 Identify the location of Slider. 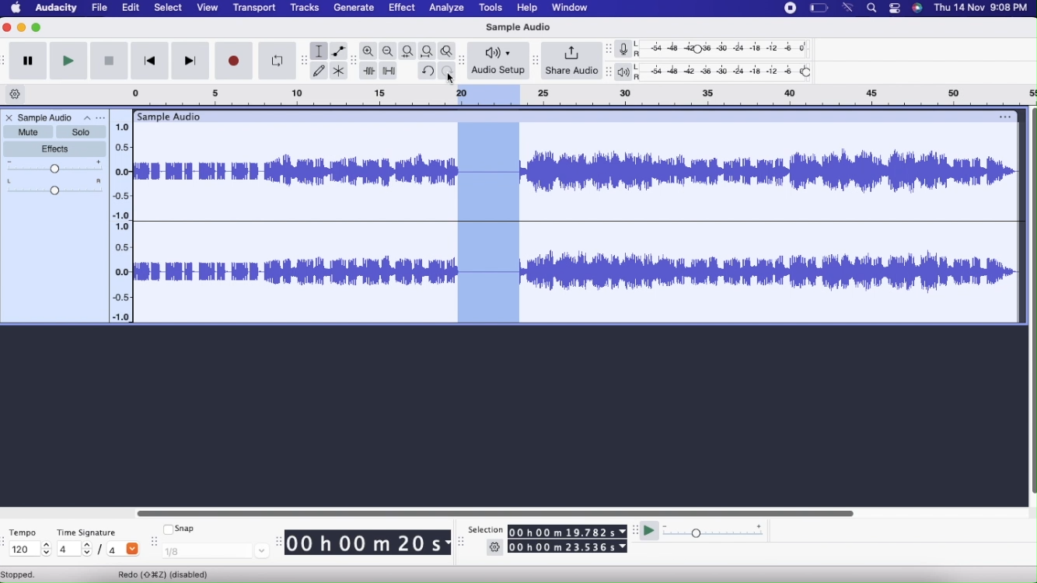
(498, 511).